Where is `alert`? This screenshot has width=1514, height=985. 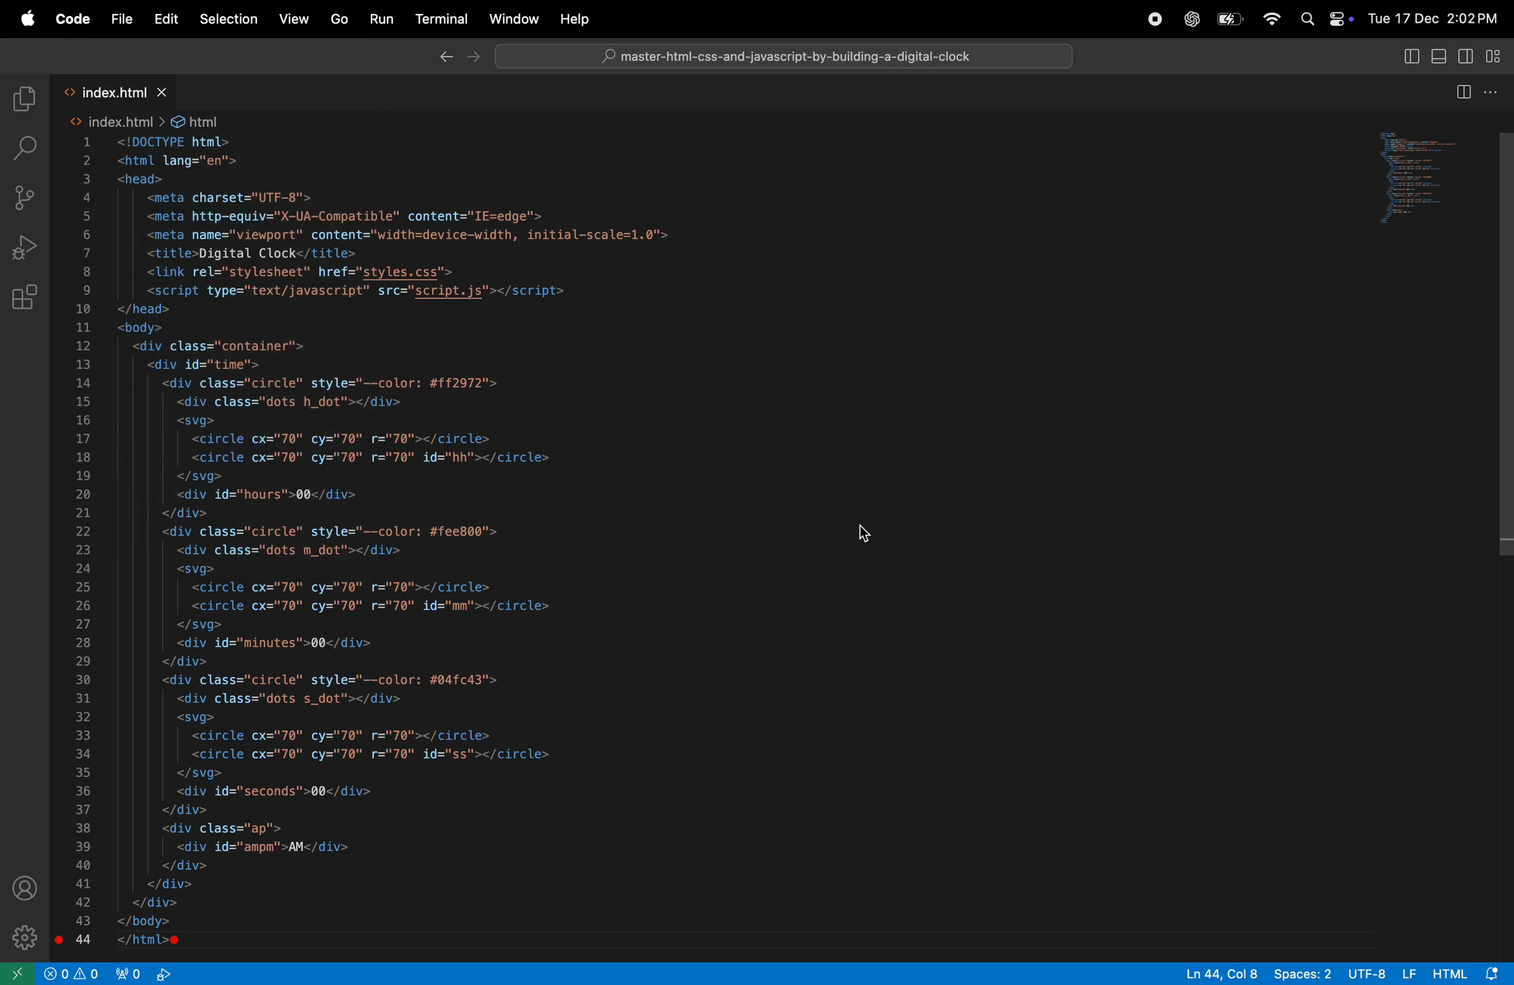 alert is located at coordinates (89, 972).